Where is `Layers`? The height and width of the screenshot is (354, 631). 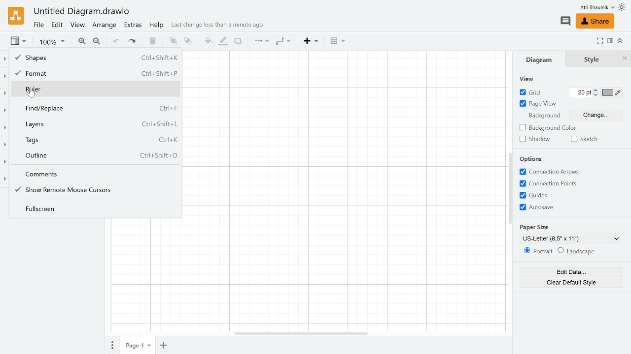
Layers is located at coordinates (91, 123).